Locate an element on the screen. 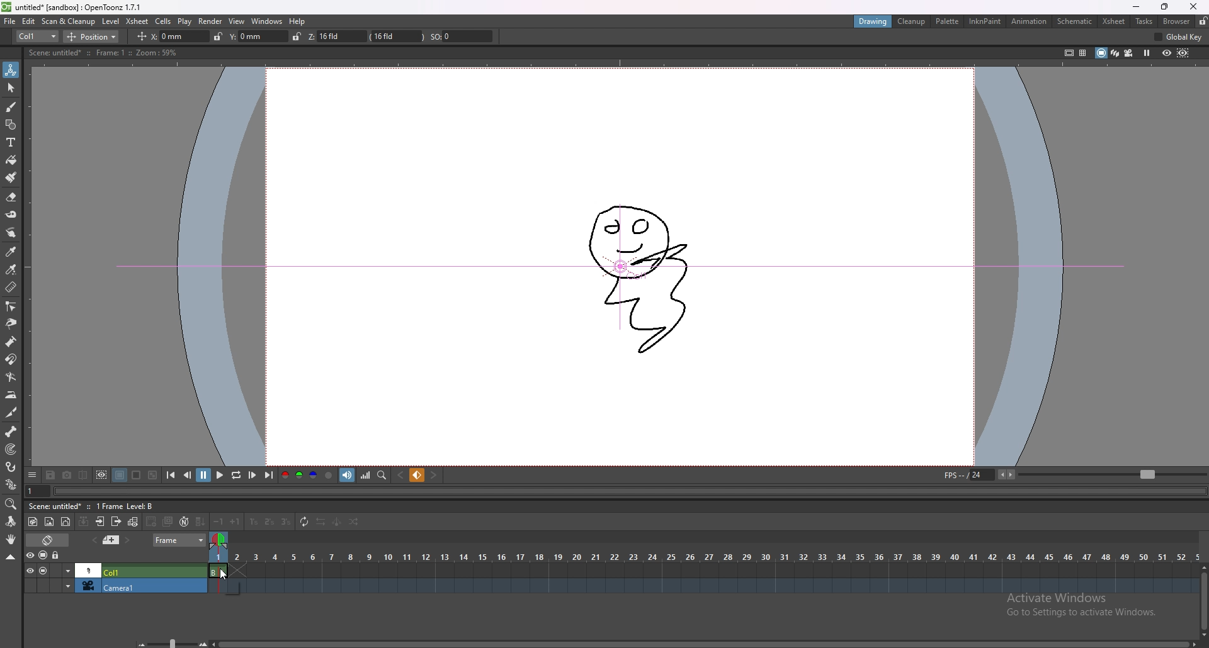  windows is located at coordinates (267, 21).